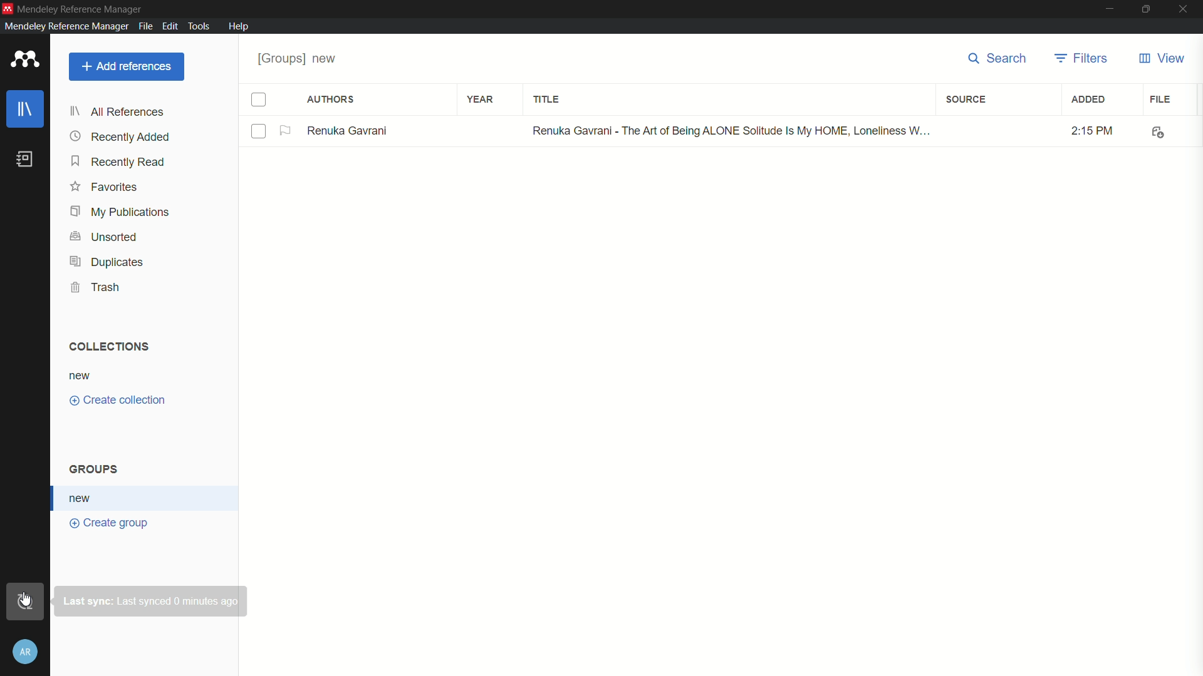 This screenshot has height=676, width=1203. Describe the element at coordinates (200, 25) in the screenshot. I see `tools menu` at that location.